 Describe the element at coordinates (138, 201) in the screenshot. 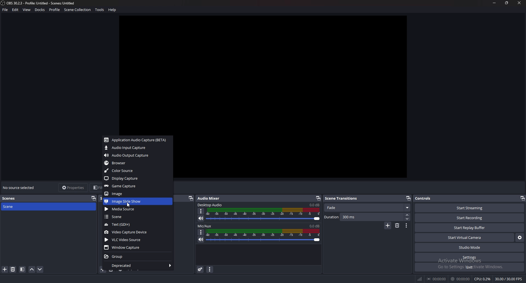

I see `image slideshow` at that location.